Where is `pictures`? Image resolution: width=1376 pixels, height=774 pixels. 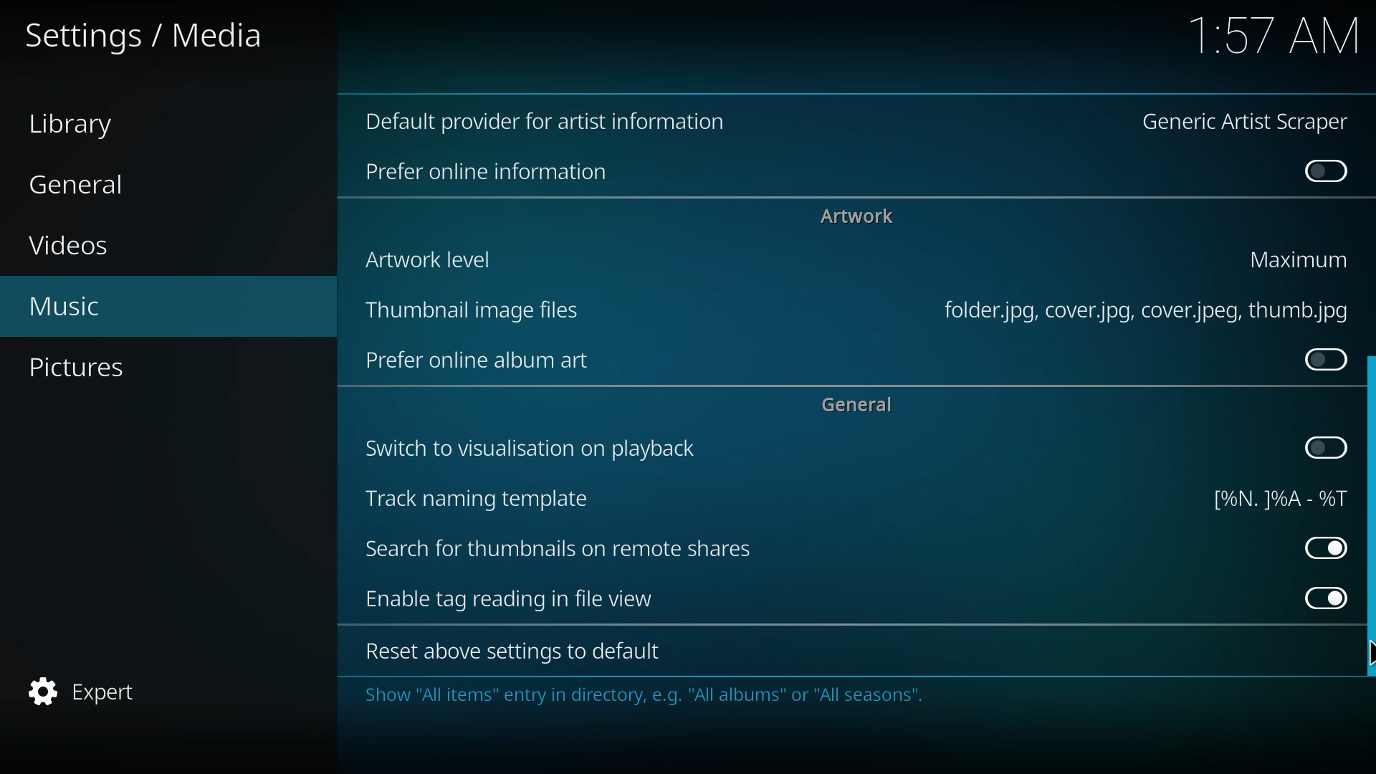 pictures is located at coordinates (85, 368).